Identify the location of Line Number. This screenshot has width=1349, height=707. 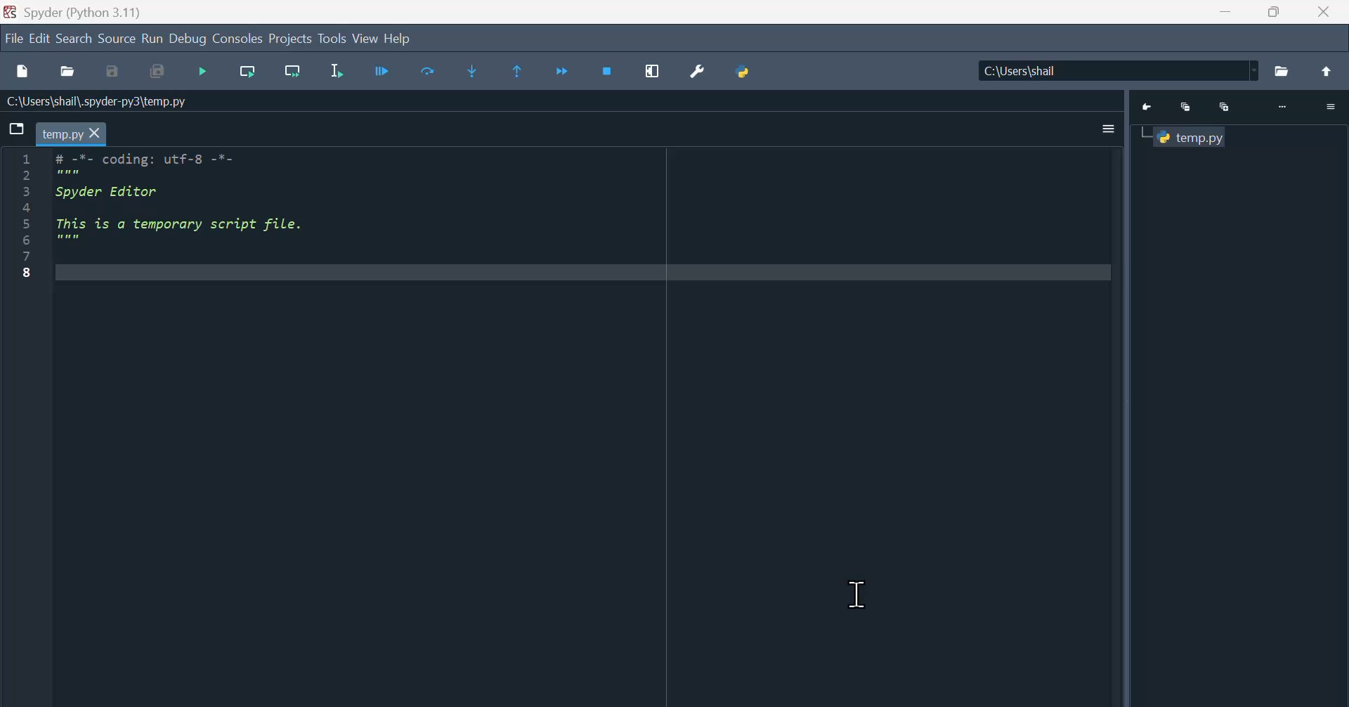
(27, 214).